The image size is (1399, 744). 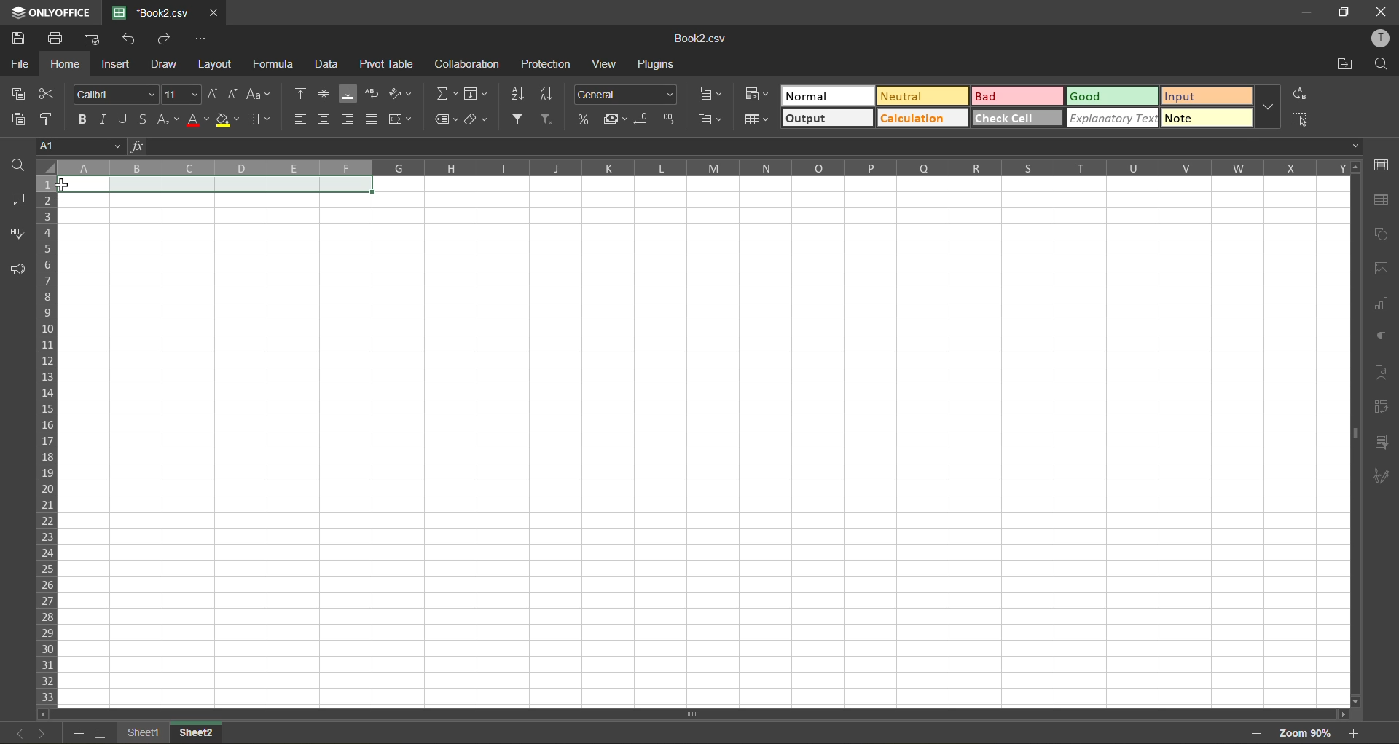 What do you see at coordinates (446, 93) in the screenshot?
I see `summation` at bounding box center [446, 93].